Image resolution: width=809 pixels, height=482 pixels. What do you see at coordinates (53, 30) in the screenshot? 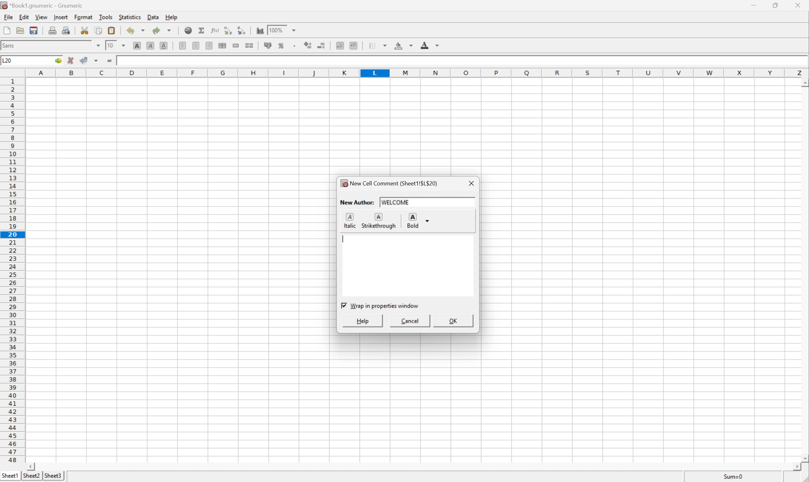
I see `Print current file` at bounding box center [53, 30].